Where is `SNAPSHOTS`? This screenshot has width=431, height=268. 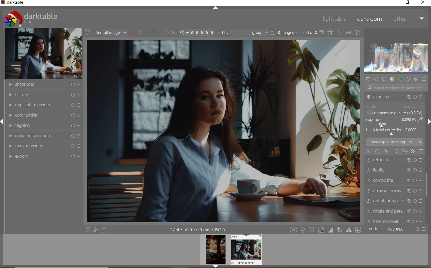 SNAPSHOTS is located at coordinates (45, 84).